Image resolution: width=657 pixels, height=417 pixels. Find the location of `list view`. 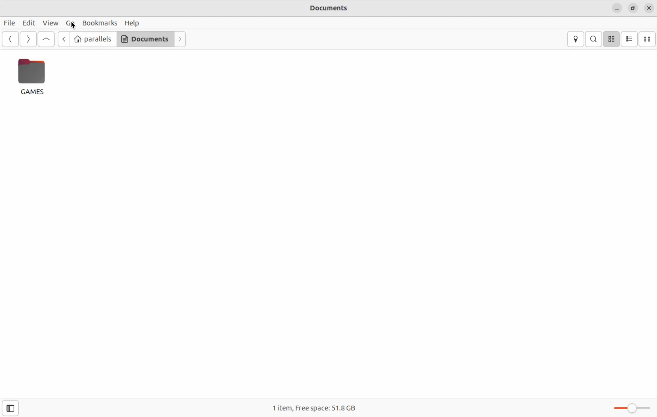

list view is located at coordinates (630, 39).